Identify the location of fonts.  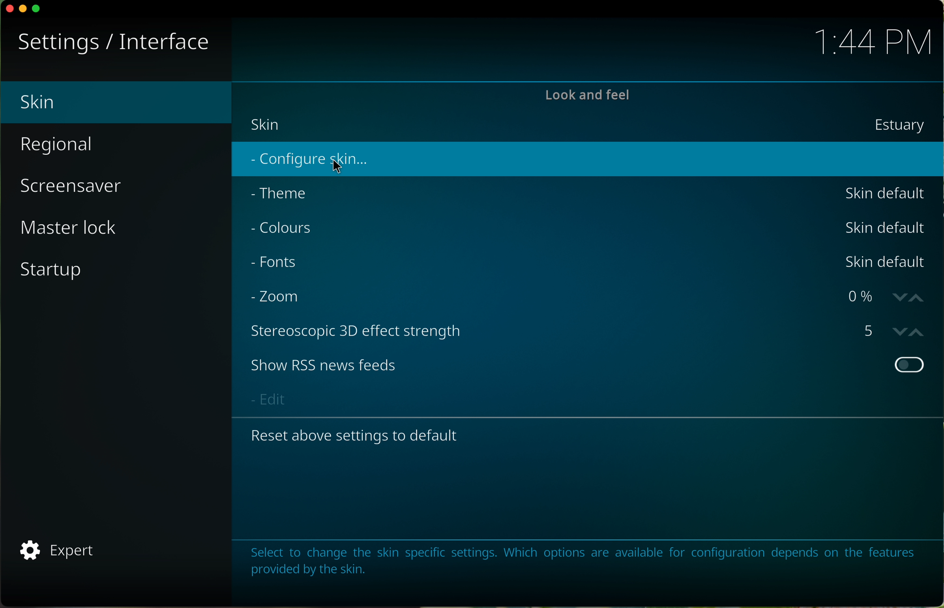
(277, 265).